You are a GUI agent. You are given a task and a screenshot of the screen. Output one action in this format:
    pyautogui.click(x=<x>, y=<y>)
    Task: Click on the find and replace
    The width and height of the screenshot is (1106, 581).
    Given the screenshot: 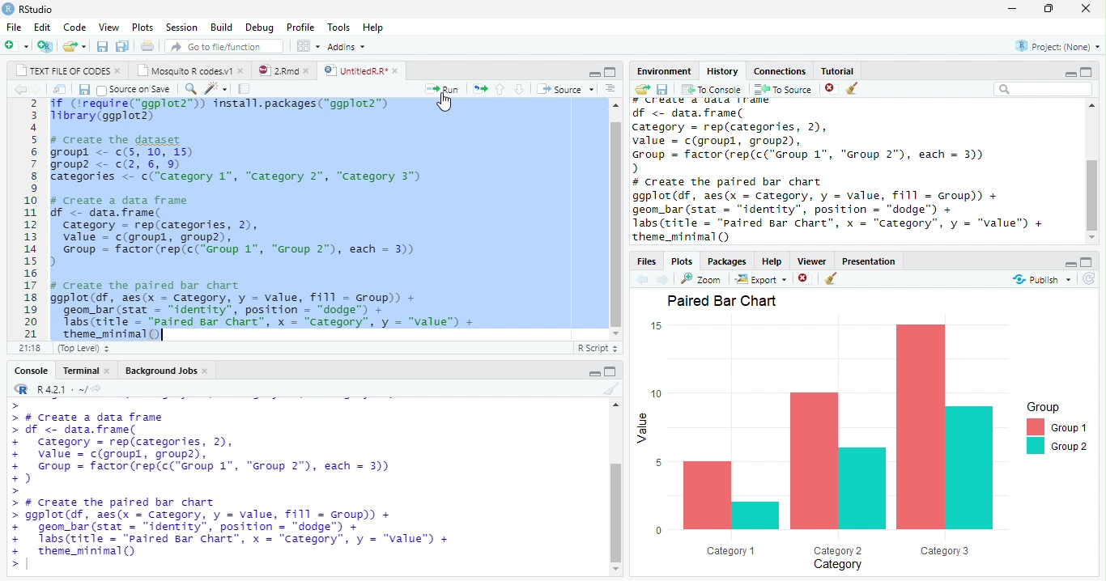 What is the action you would take?
    pyautogui.click(x=189, y=88)
    